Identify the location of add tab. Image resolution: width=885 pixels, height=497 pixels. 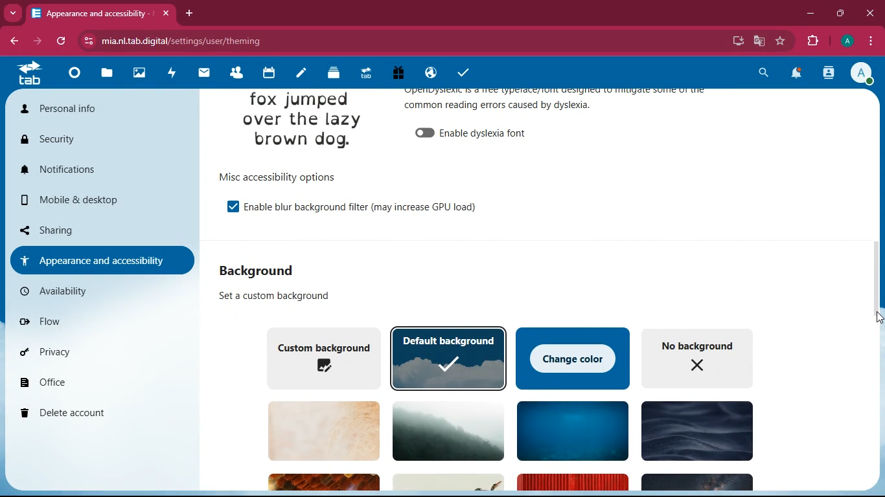
(187, 13).